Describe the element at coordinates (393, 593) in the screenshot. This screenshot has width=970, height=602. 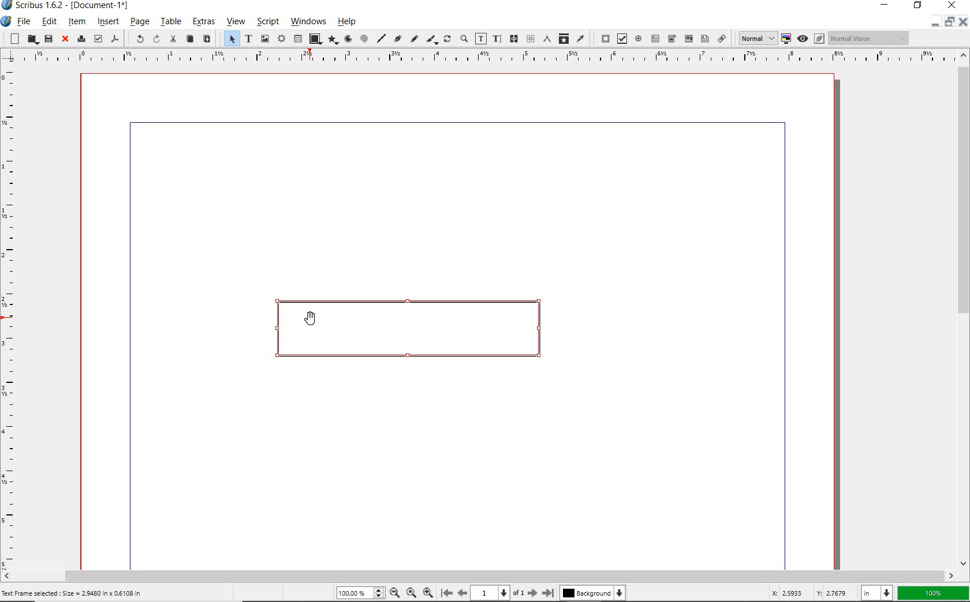
I see `Zoom out` at that location.